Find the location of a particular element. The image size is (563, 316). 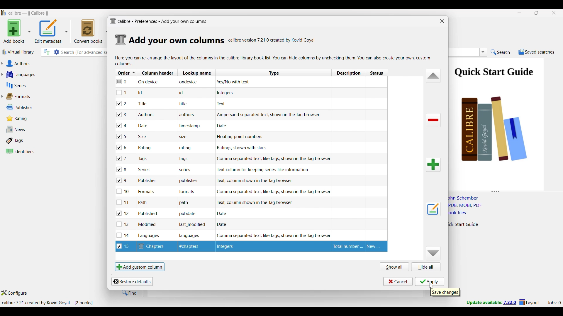

note is located at coordinates (194, 225).